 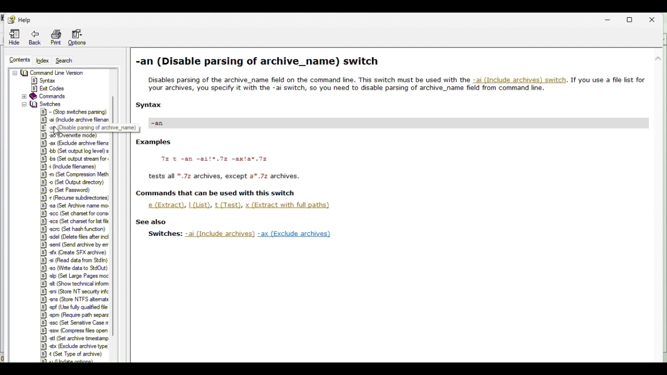 I want to click on See also, so click(x=152, y=221).